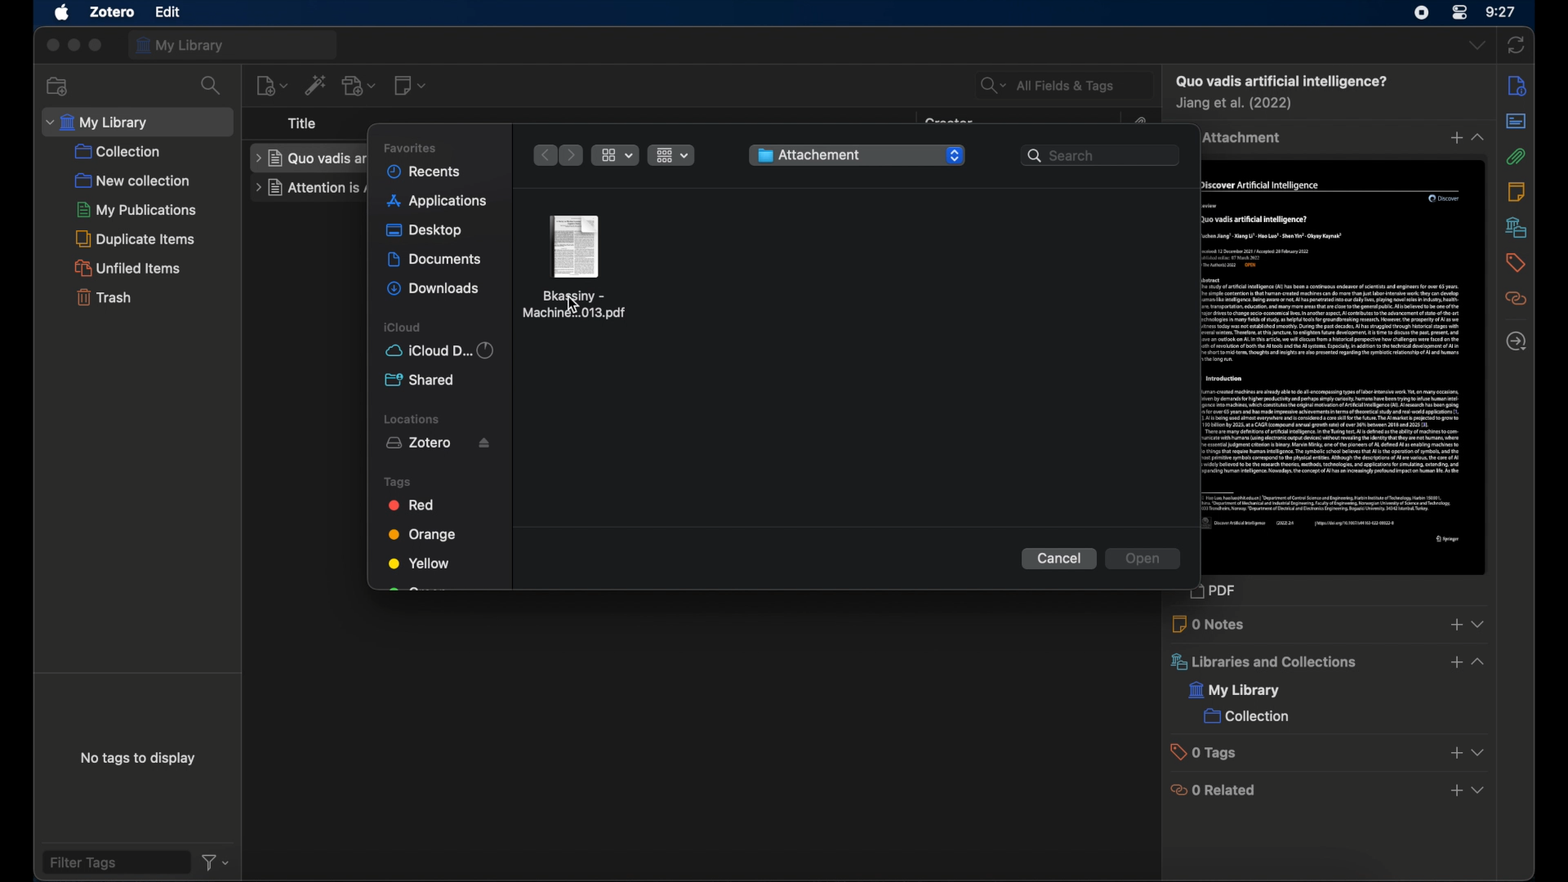 The width and height of the screenshot is (1568, 882). What do you see at coordinates (1516, 44) in the screenshot?
I see `sync` at bounding box center [1516, 44].